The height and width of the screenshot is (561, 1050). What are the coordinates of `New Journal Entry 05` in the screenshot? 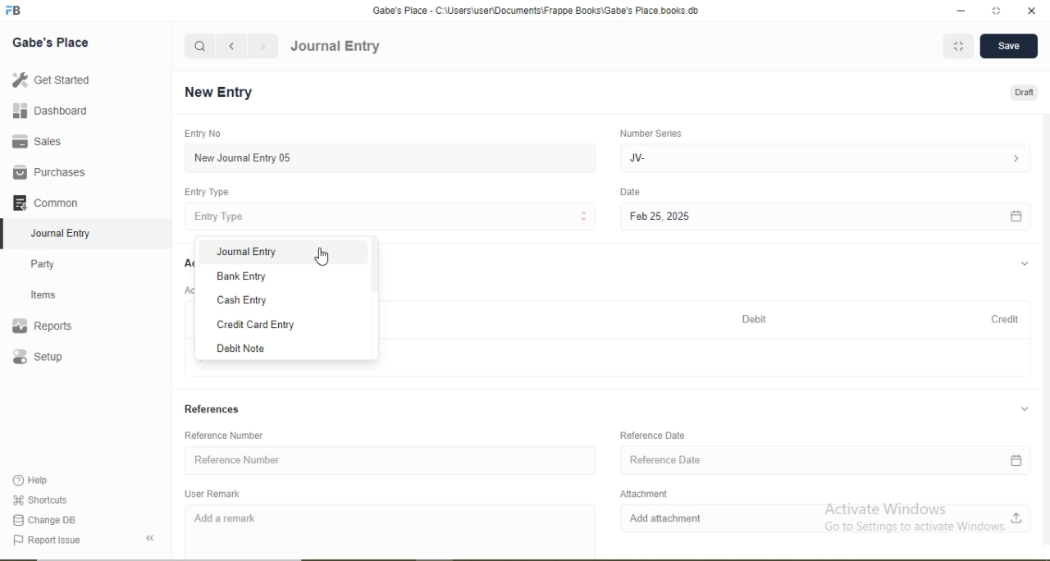 It's located at (392, 157).